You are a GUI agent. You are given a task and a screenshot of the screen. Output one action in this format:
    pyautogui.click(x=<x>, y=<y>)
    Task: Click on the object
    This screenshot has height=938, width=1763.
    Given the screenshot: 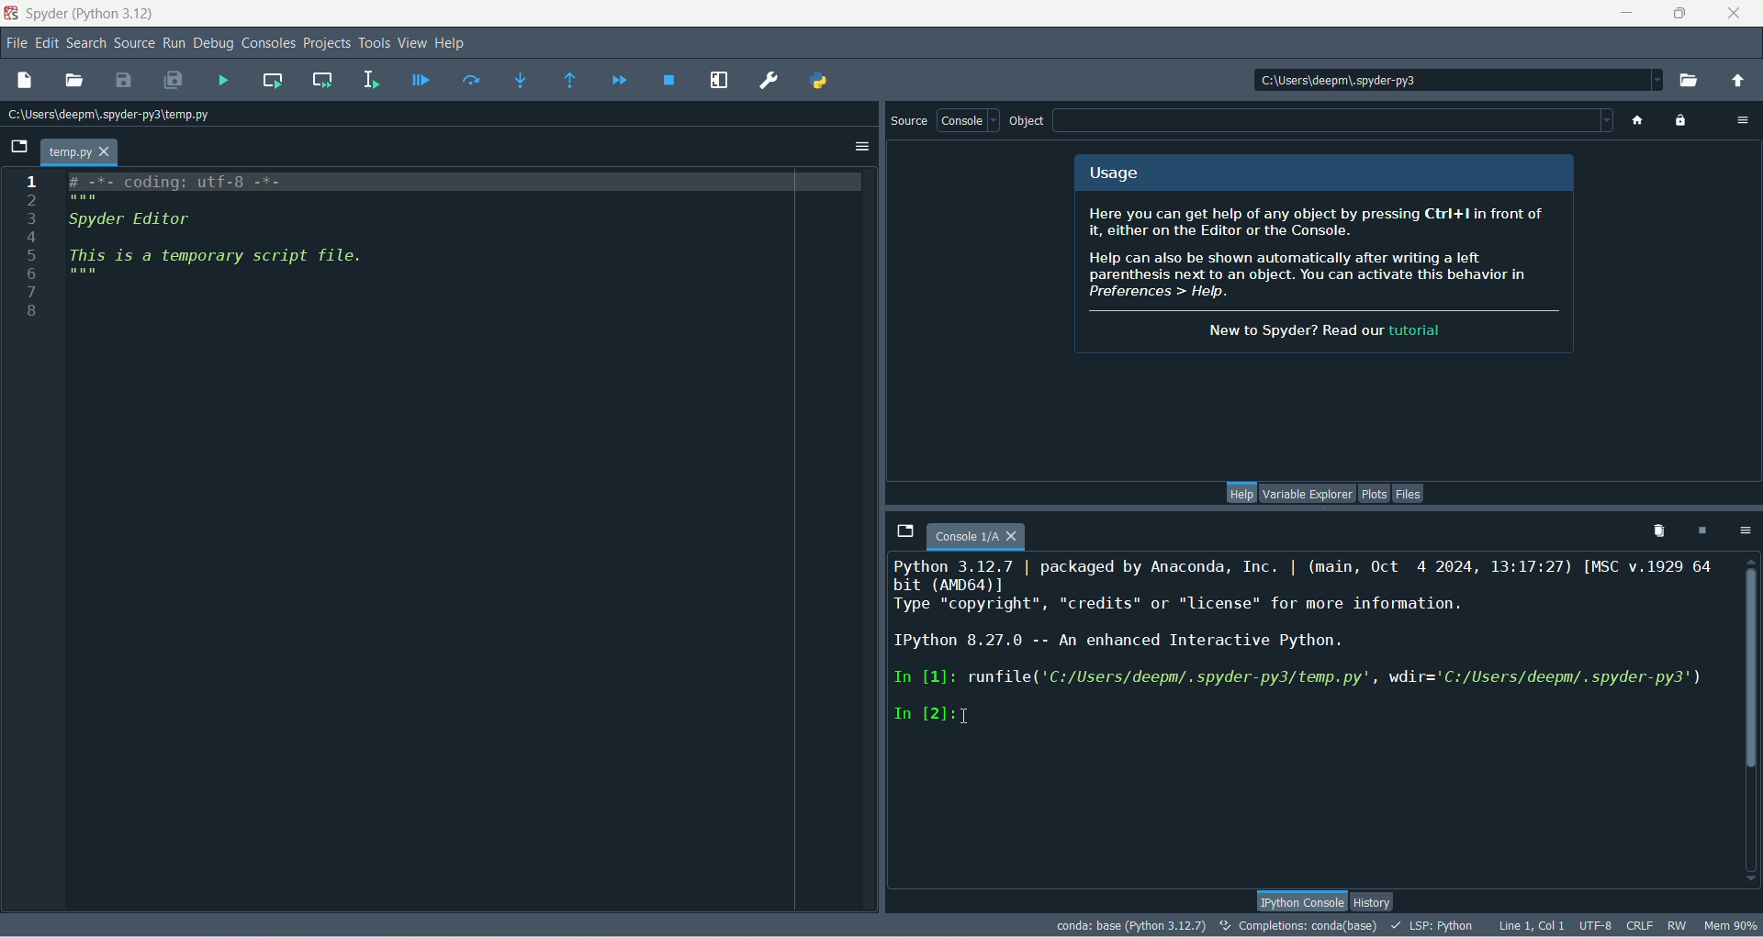 What is the action you would take?
    pyautogui.click(x=1029, y=122)
    